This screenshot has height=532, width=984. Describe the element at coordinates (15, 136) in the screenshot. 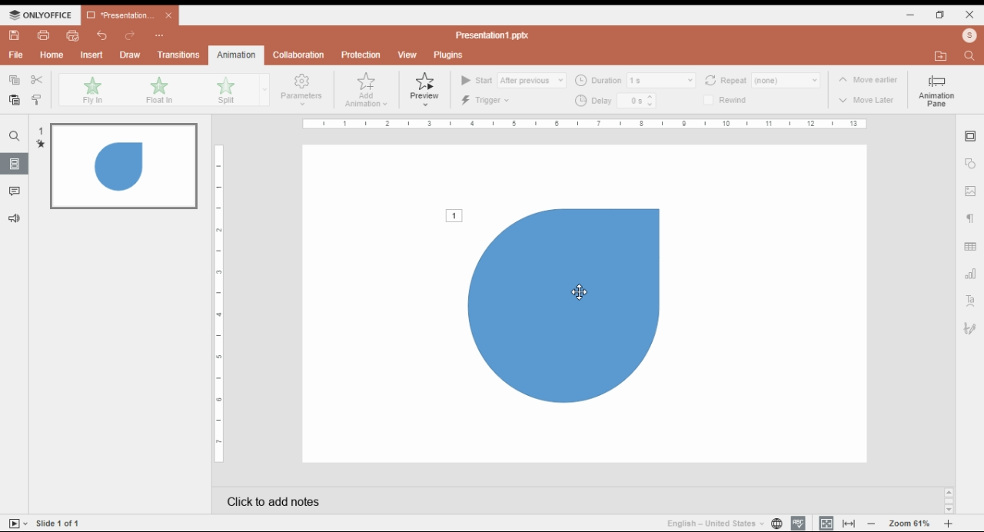

I see `find` at that location.